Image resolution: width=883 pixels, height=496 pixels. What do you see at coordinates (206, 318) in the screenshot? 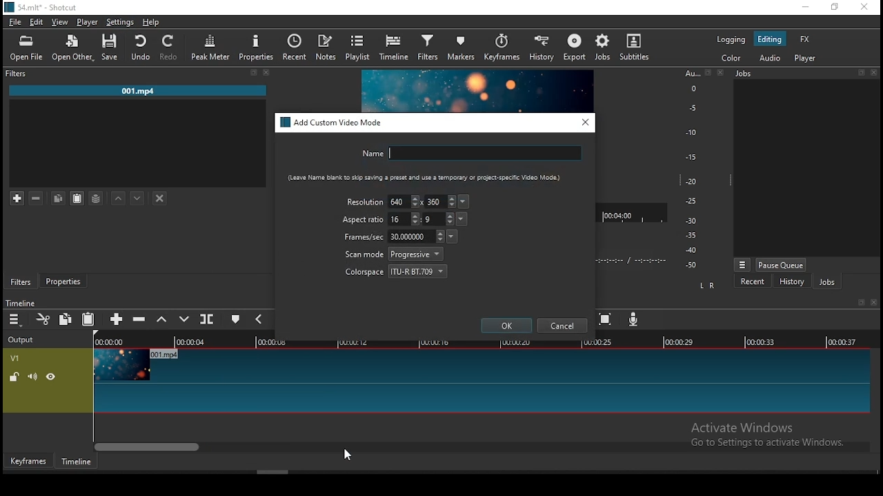
I see `split at playhead` at bounding box center [206, 318].